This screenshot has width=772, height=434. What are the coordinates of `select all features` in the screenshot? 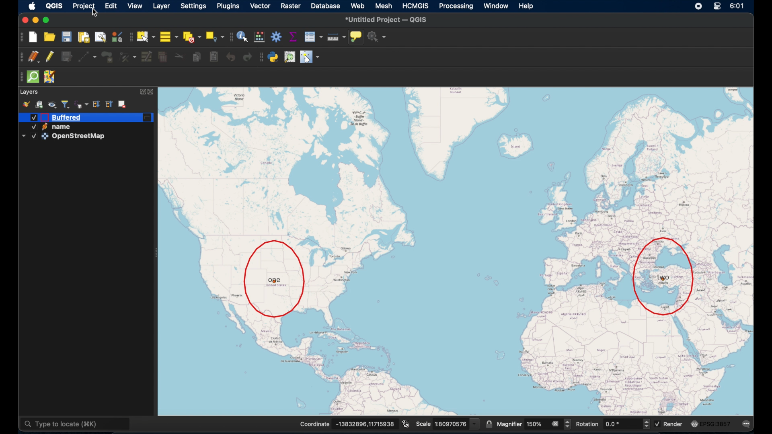 It's located at (168, 36).